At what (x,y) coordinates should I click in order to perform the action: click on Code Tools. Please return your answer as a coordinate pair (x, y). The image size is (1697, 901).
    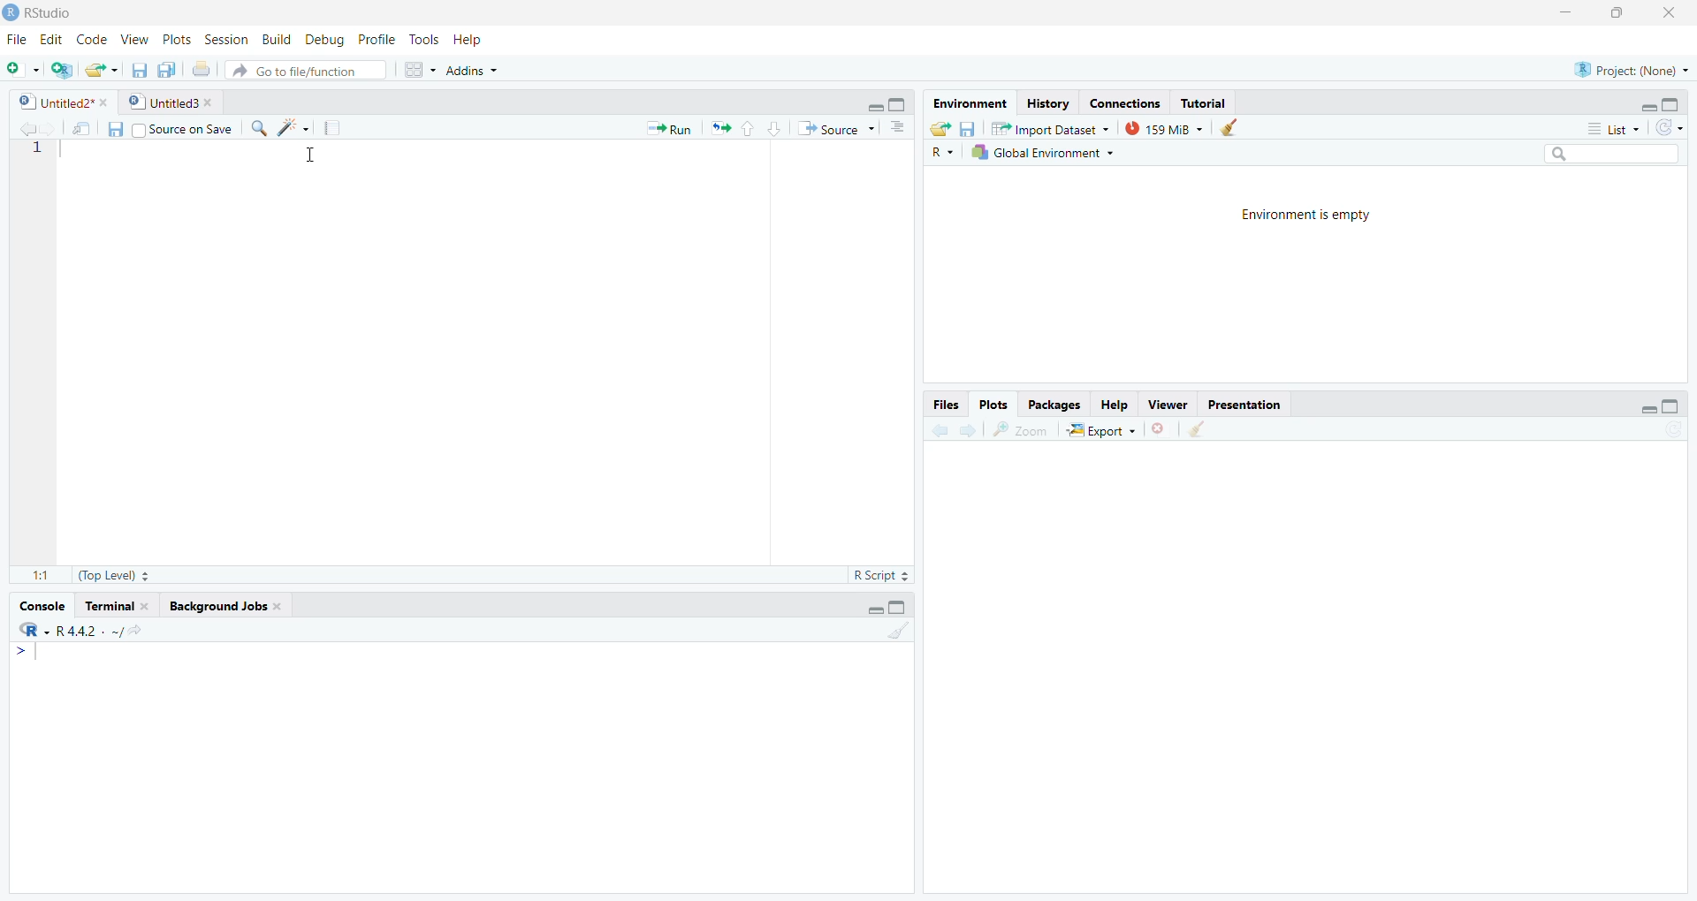
    Looking at the image, I should click on (293, 127).